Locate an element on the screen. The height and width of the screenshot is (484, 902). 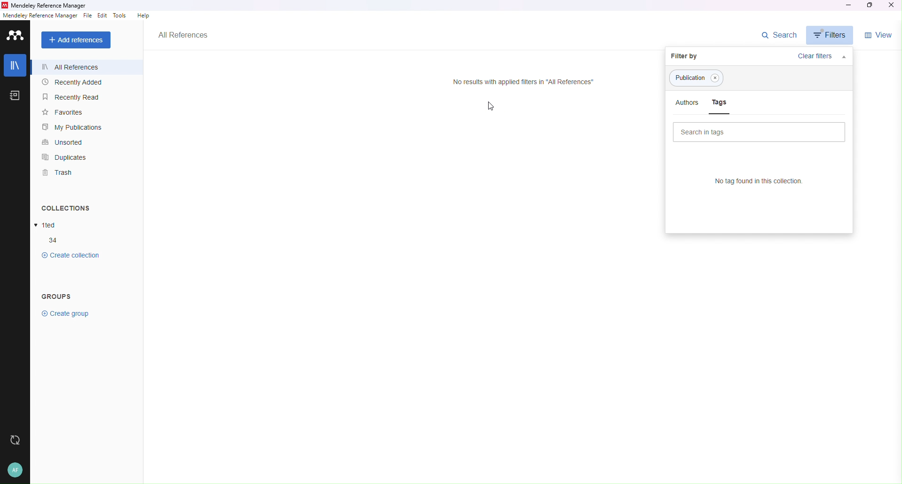
® Create group is located at coordinates (67, 314).